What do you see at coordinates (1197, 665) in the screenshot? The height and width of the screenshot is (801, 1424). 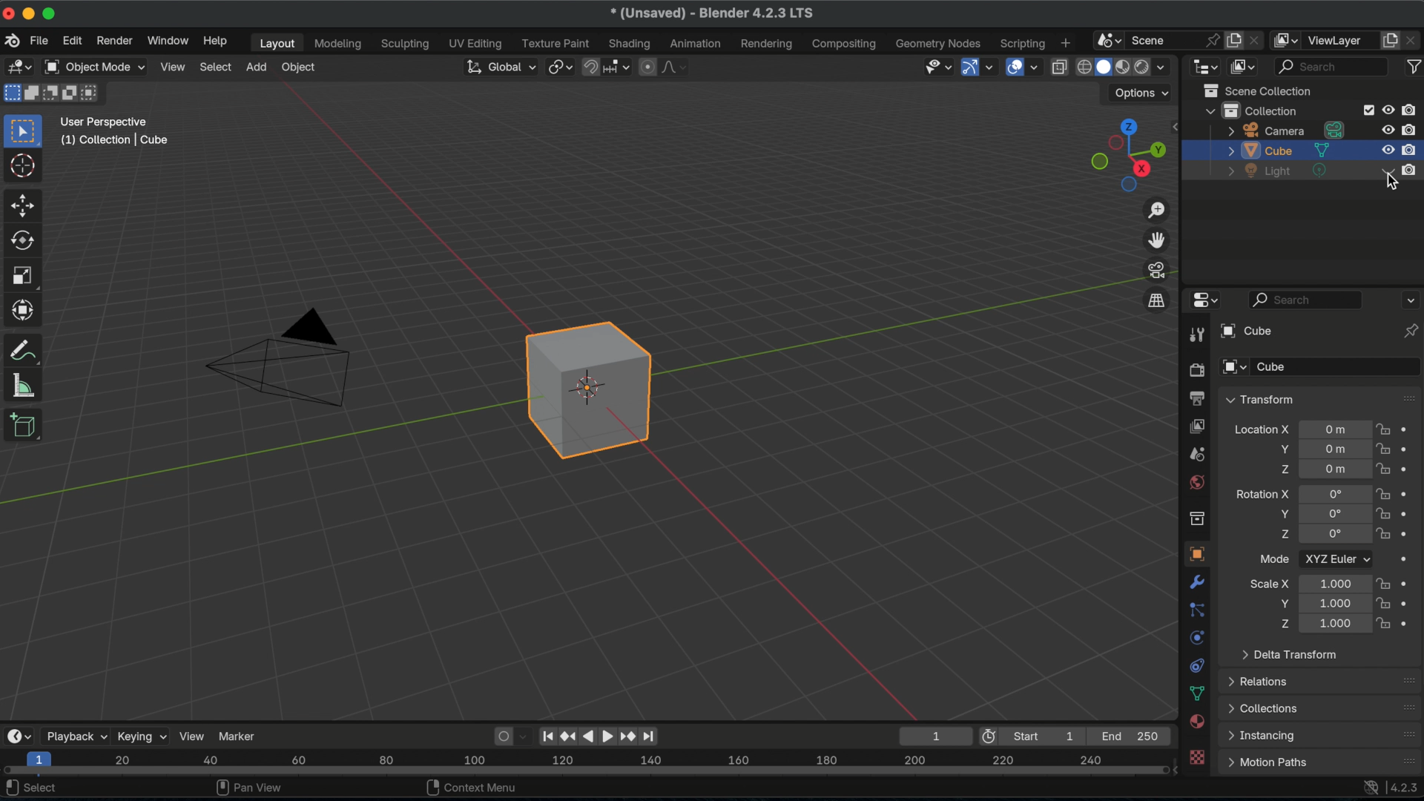 I see `constraints` at bounding box center [1197, 665].